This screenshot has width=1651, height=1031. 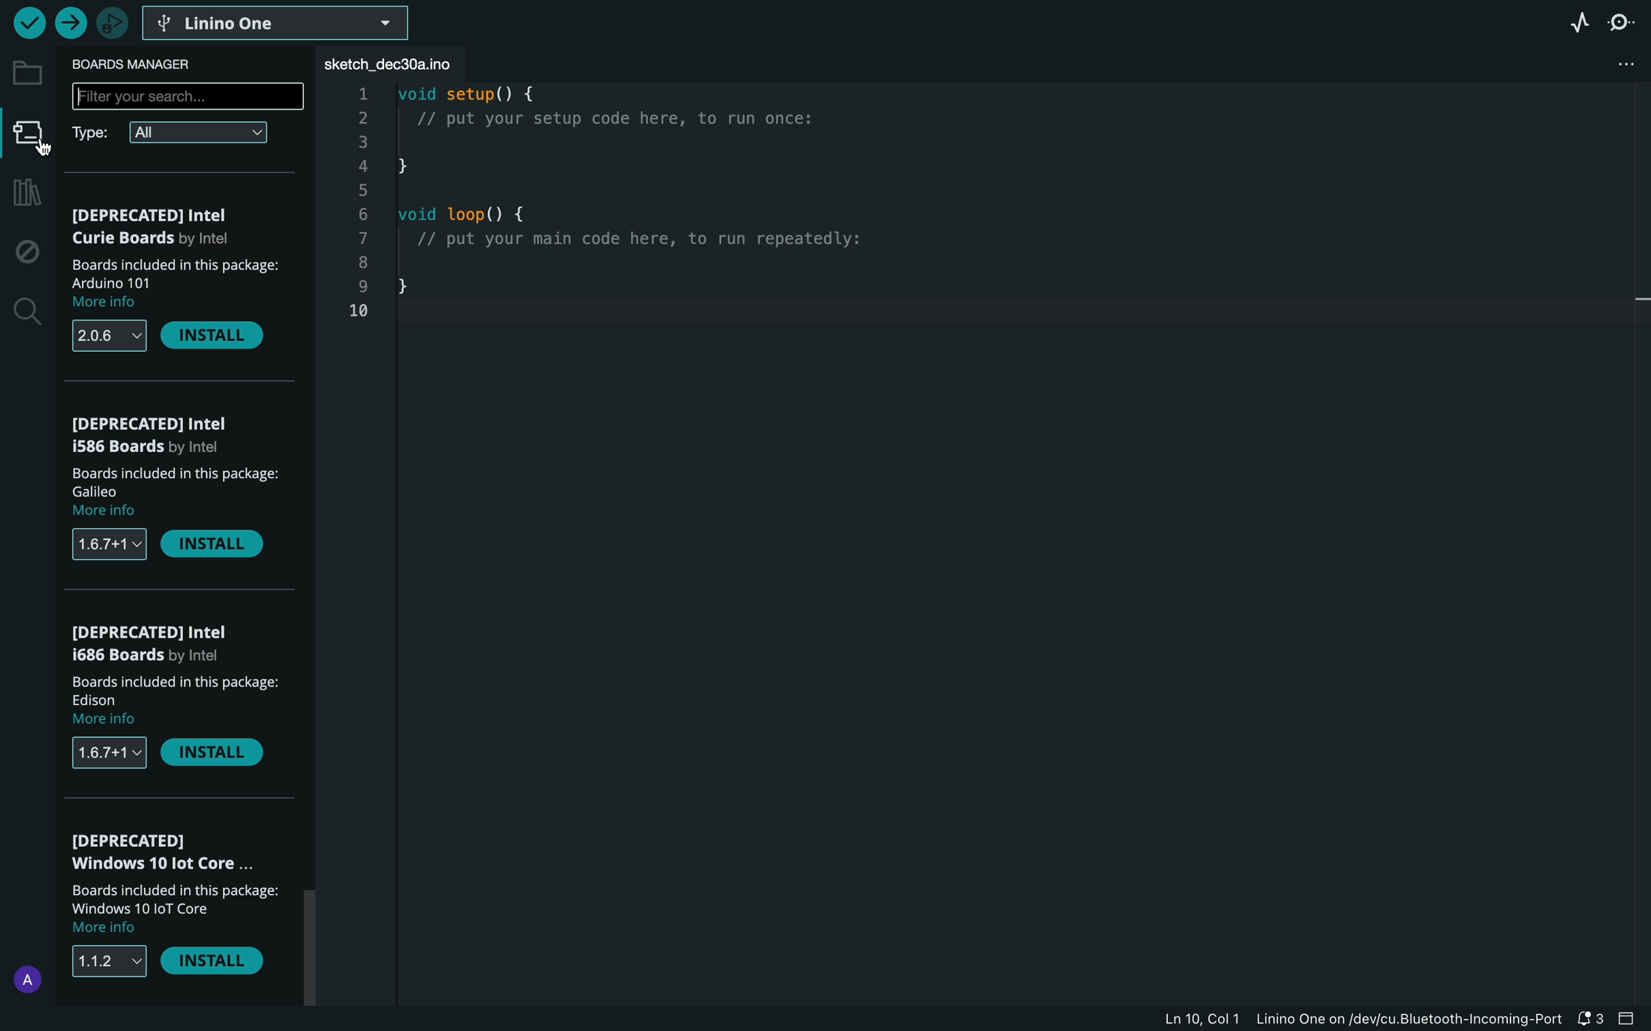 What do you see at coordinates (177, 492) in the screenshot?
I see `description` at bounding box center [177, 492].